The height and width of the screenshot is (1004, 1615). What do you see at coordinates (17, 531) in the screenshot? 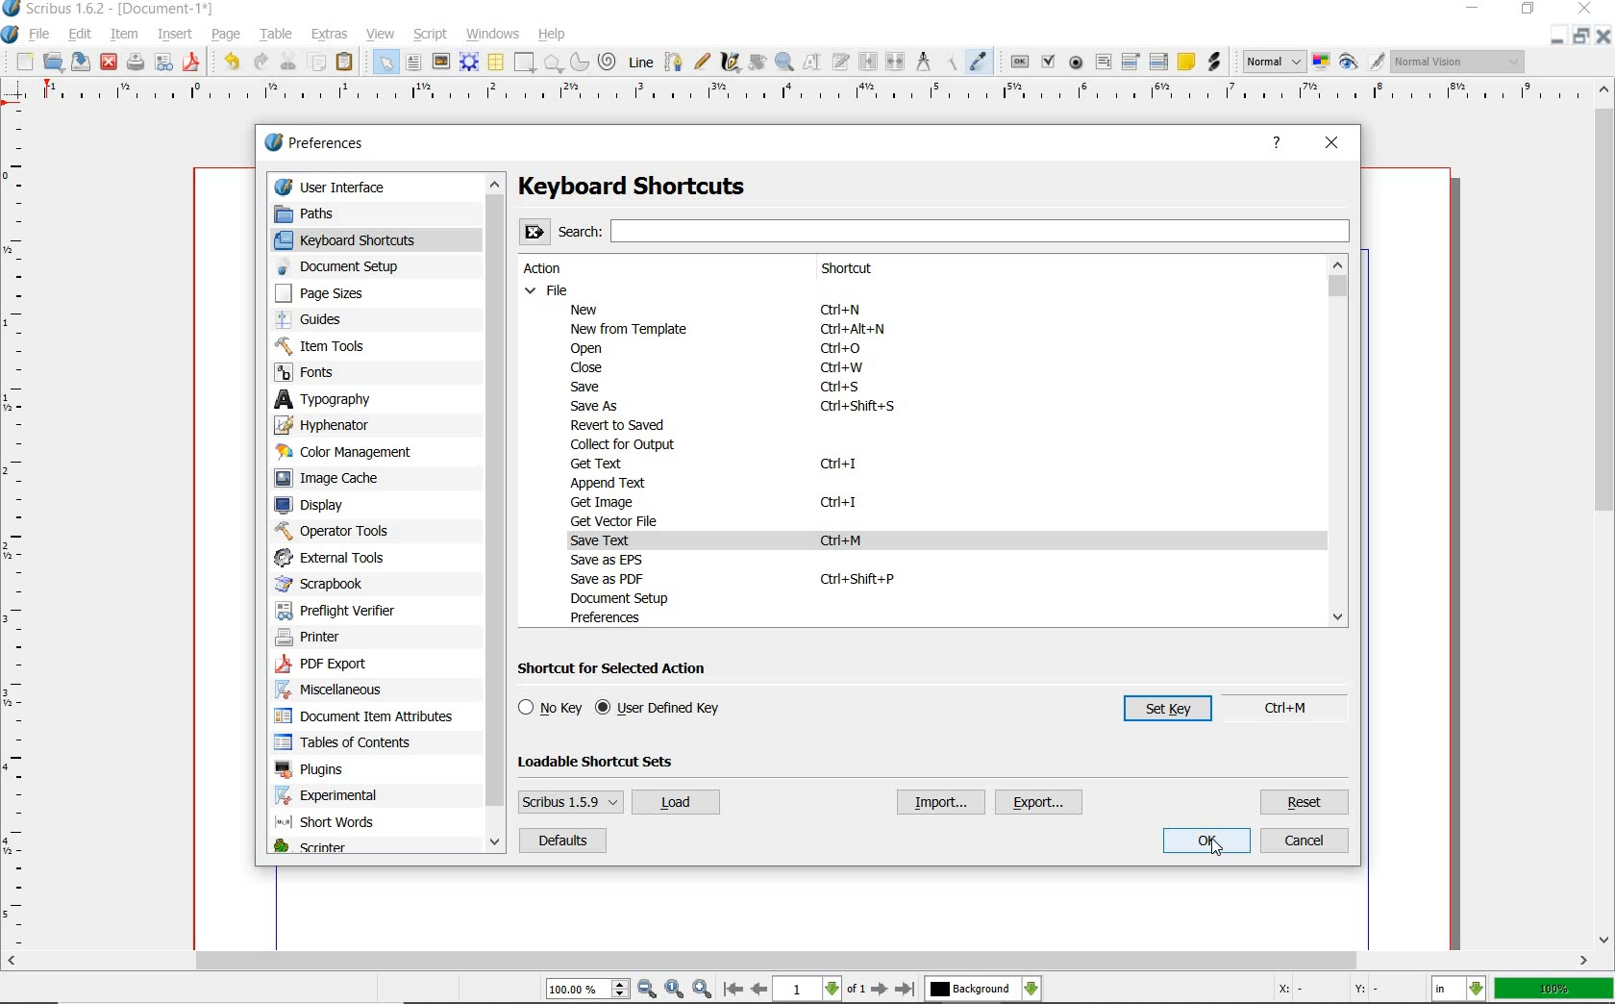
I see `ruler` at bounding box center [17, 531].